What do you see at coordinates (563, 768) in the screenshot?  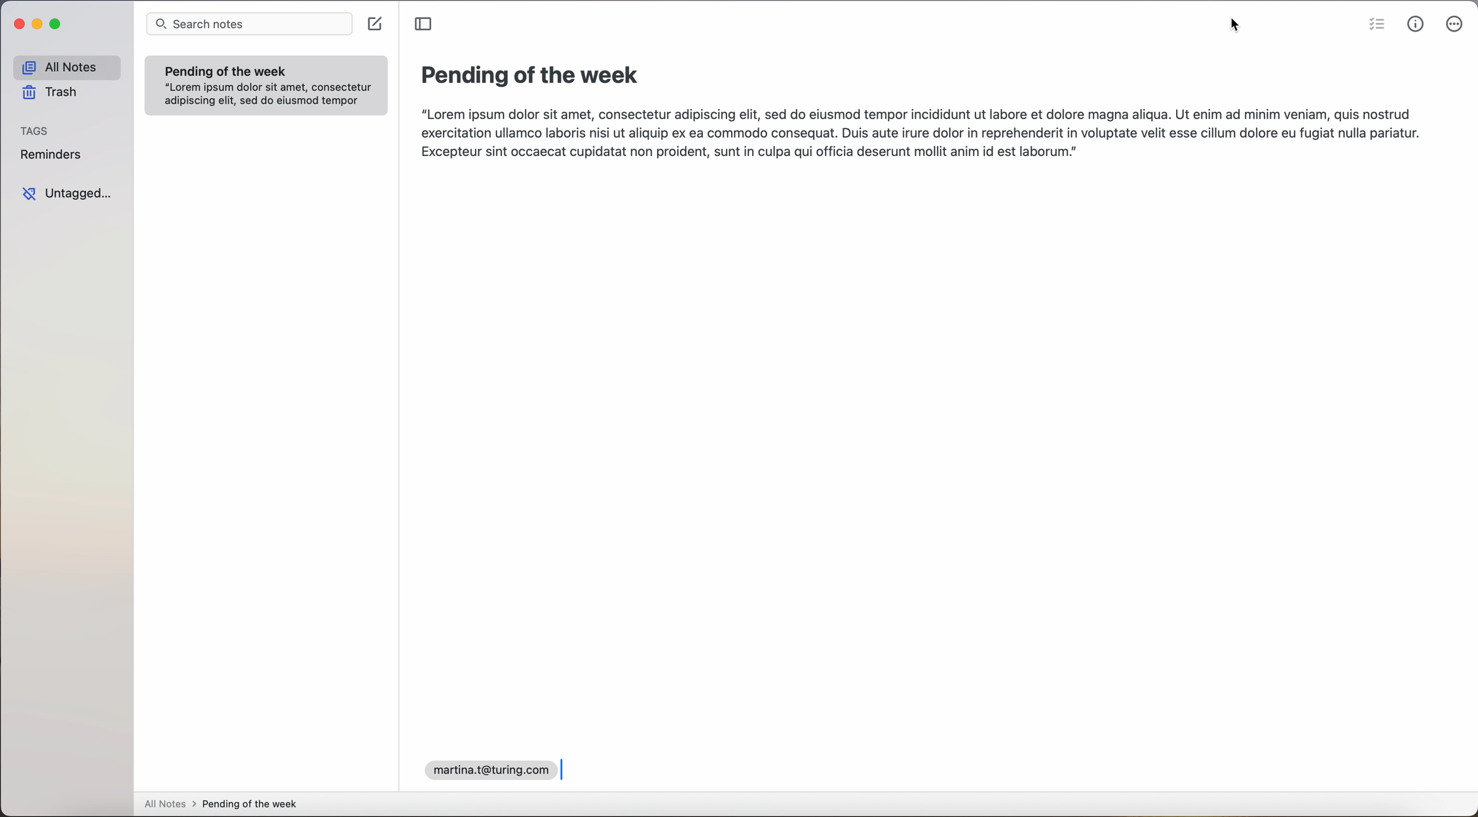 I see `typing cursor` at bounding box center [563, 768].